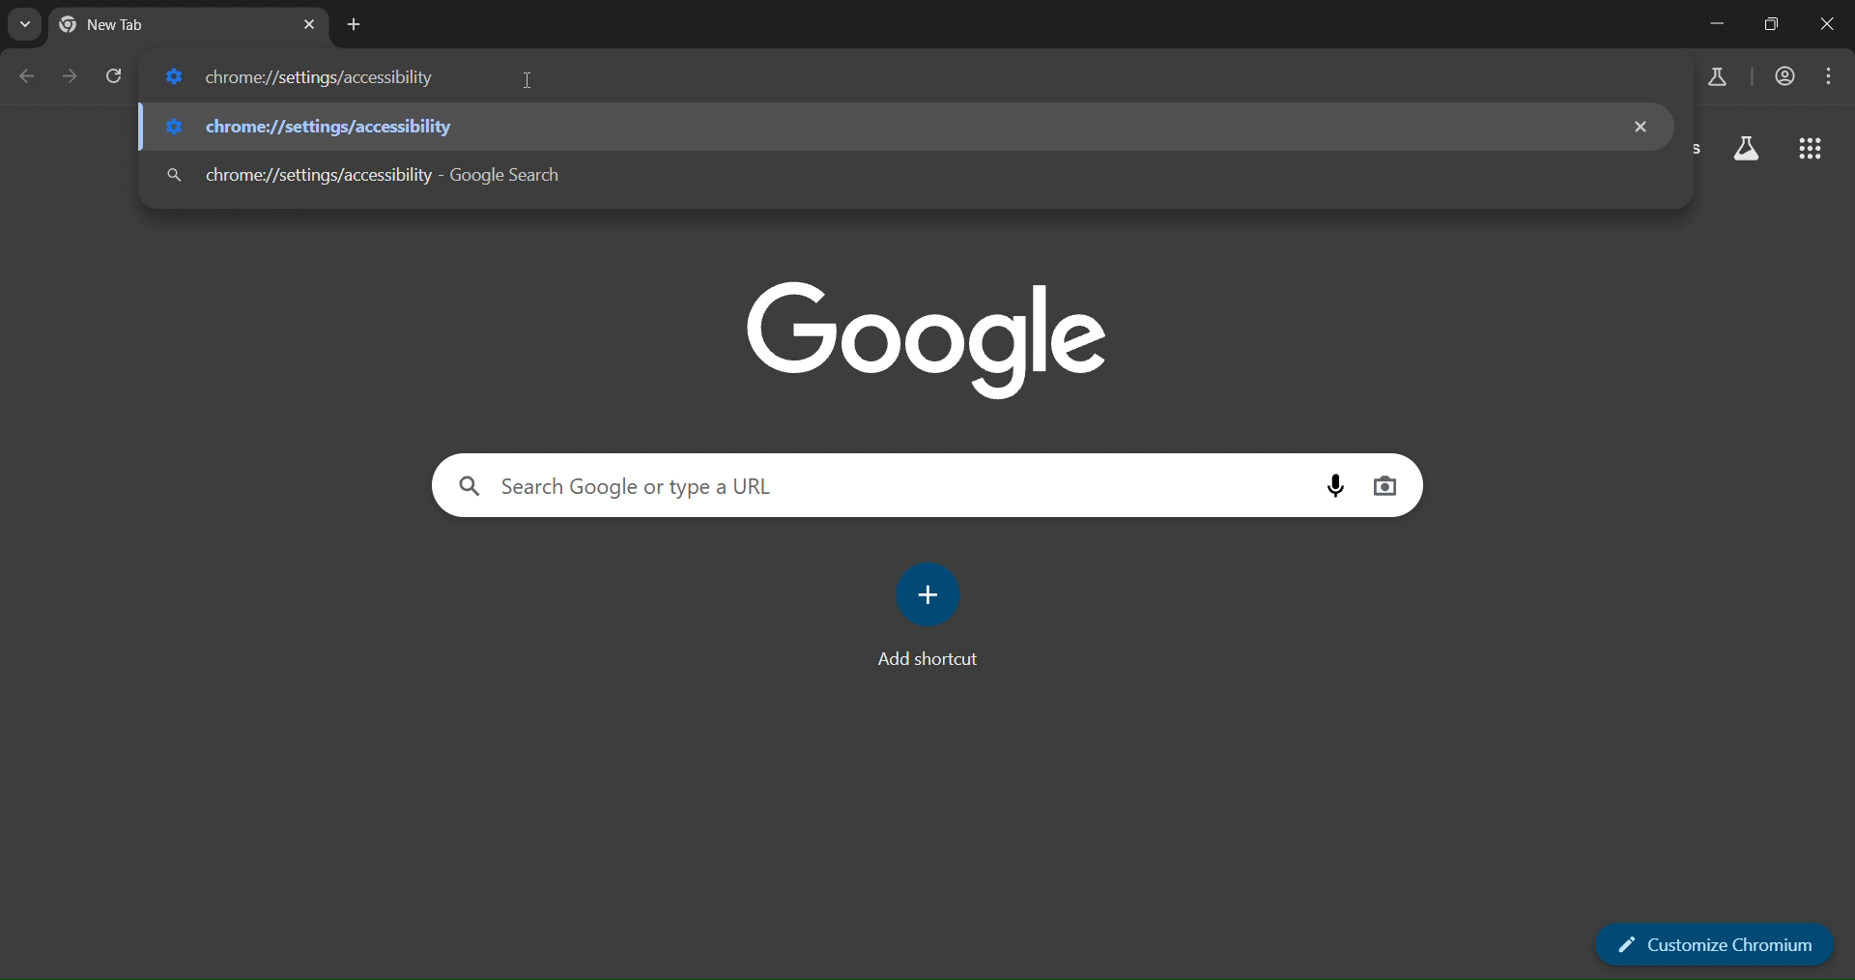 This screenshot has width=1855, height=980. What do you see at coordinates (1385, 486) in the screenshot?
I see `image search` at bounding box center [1385, 486].